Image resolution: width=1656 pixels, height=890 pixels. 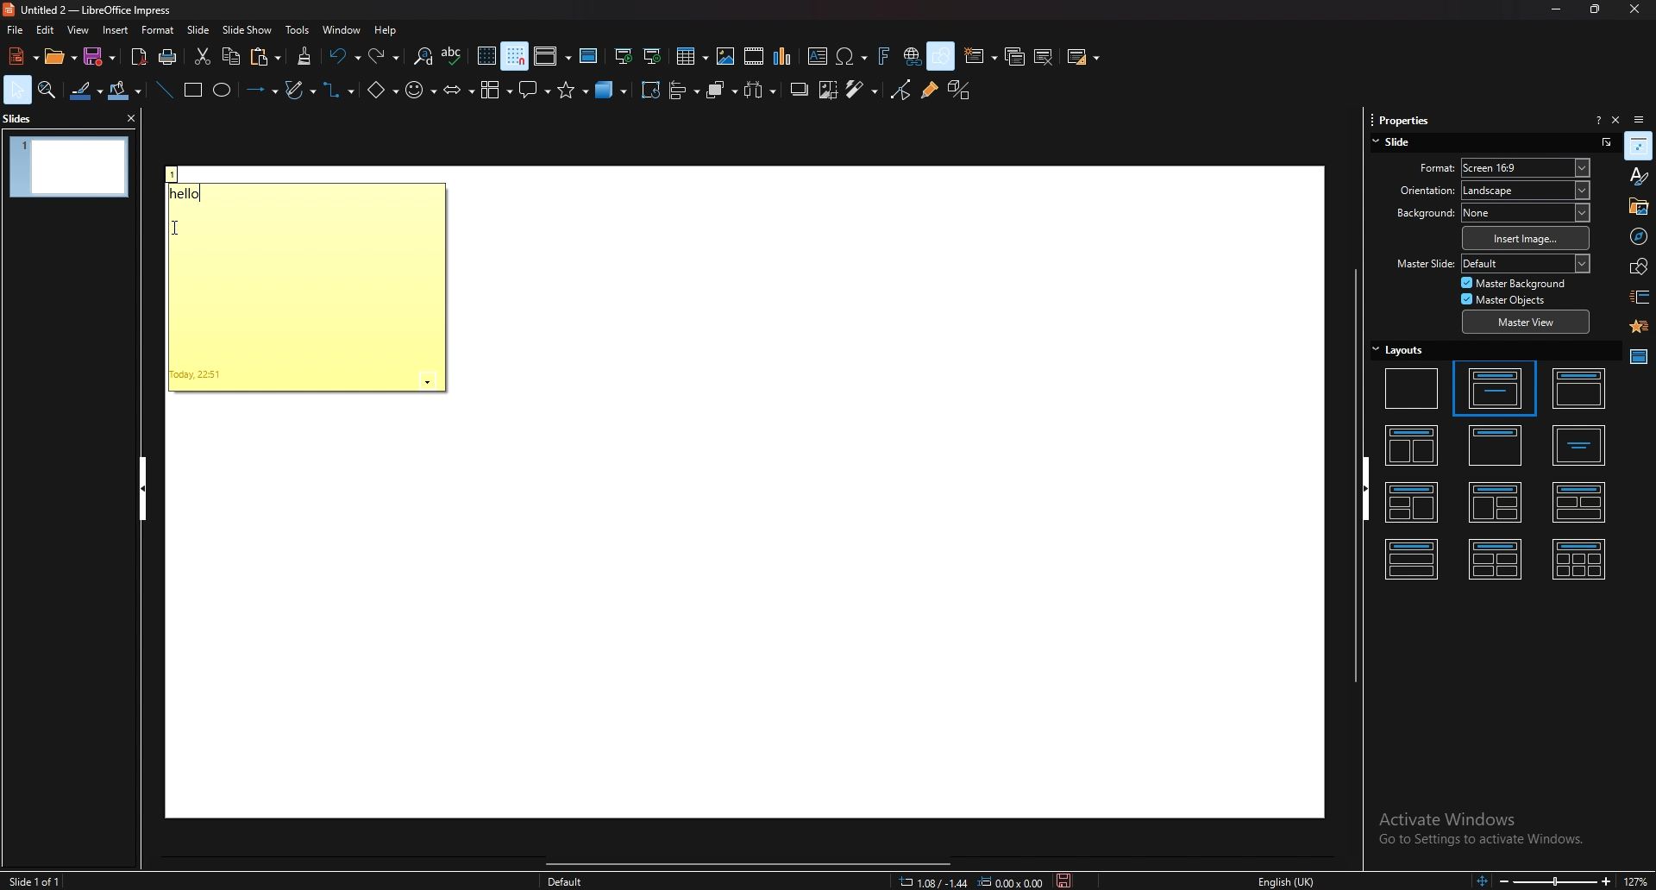 What do you see at coordinates (1638, 176) in the screenshot?
I see `styles` at bounding box center [1638, 176].